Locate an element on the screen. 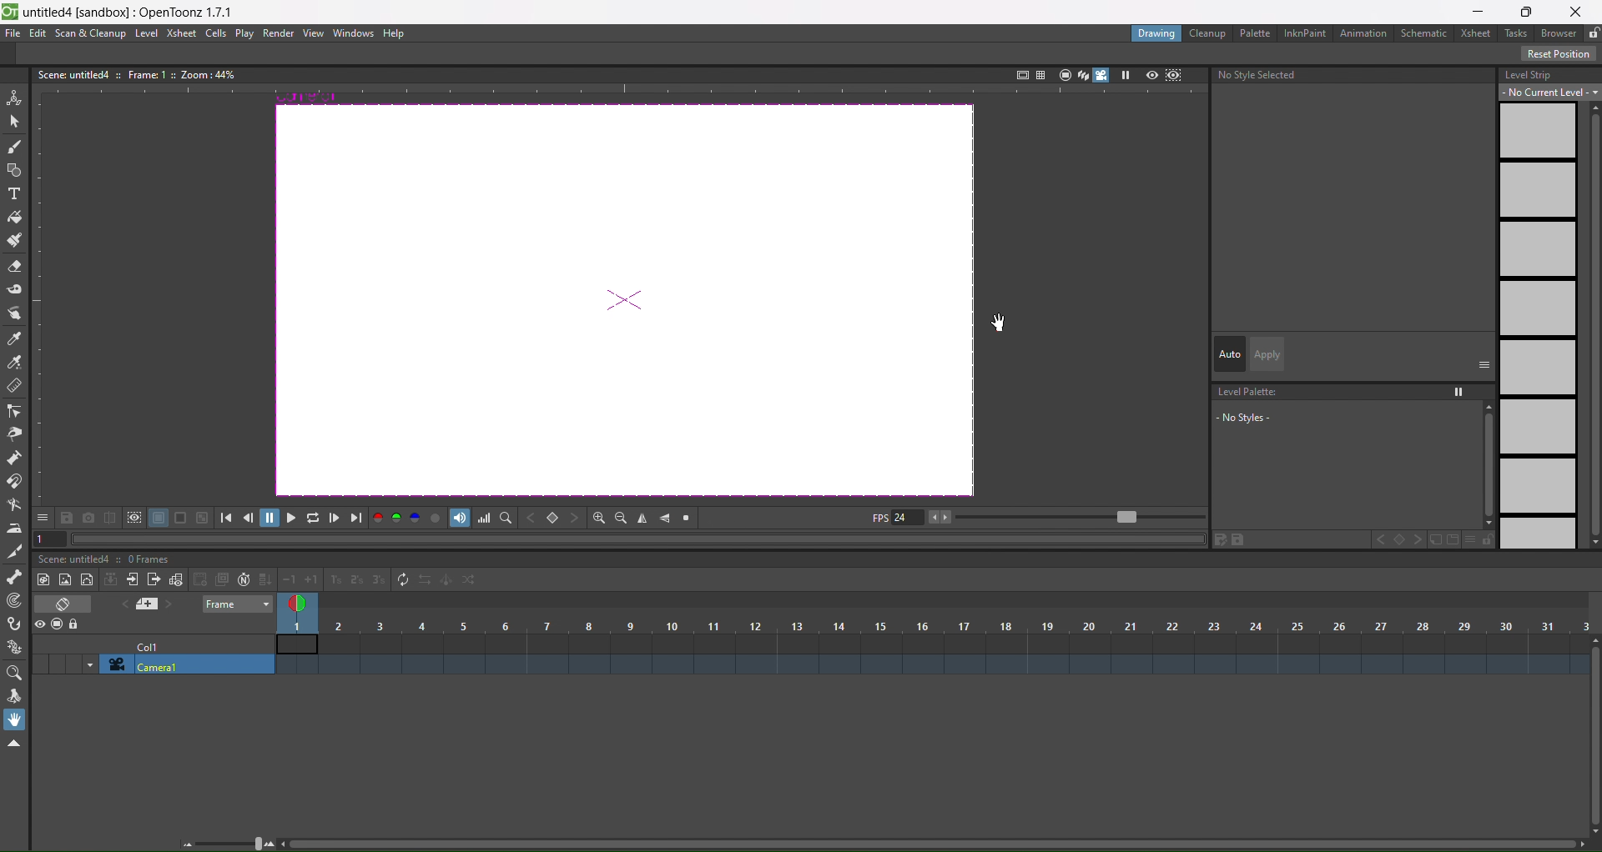  level strip is located at coordinates (1546, 305).